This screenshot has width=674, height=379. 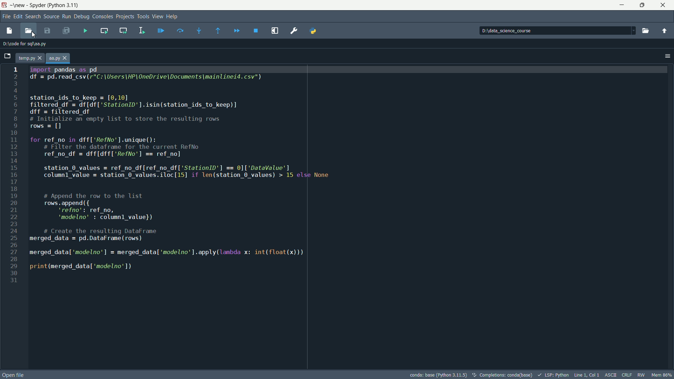 I want to click on rw, so click(x=642, y=374).